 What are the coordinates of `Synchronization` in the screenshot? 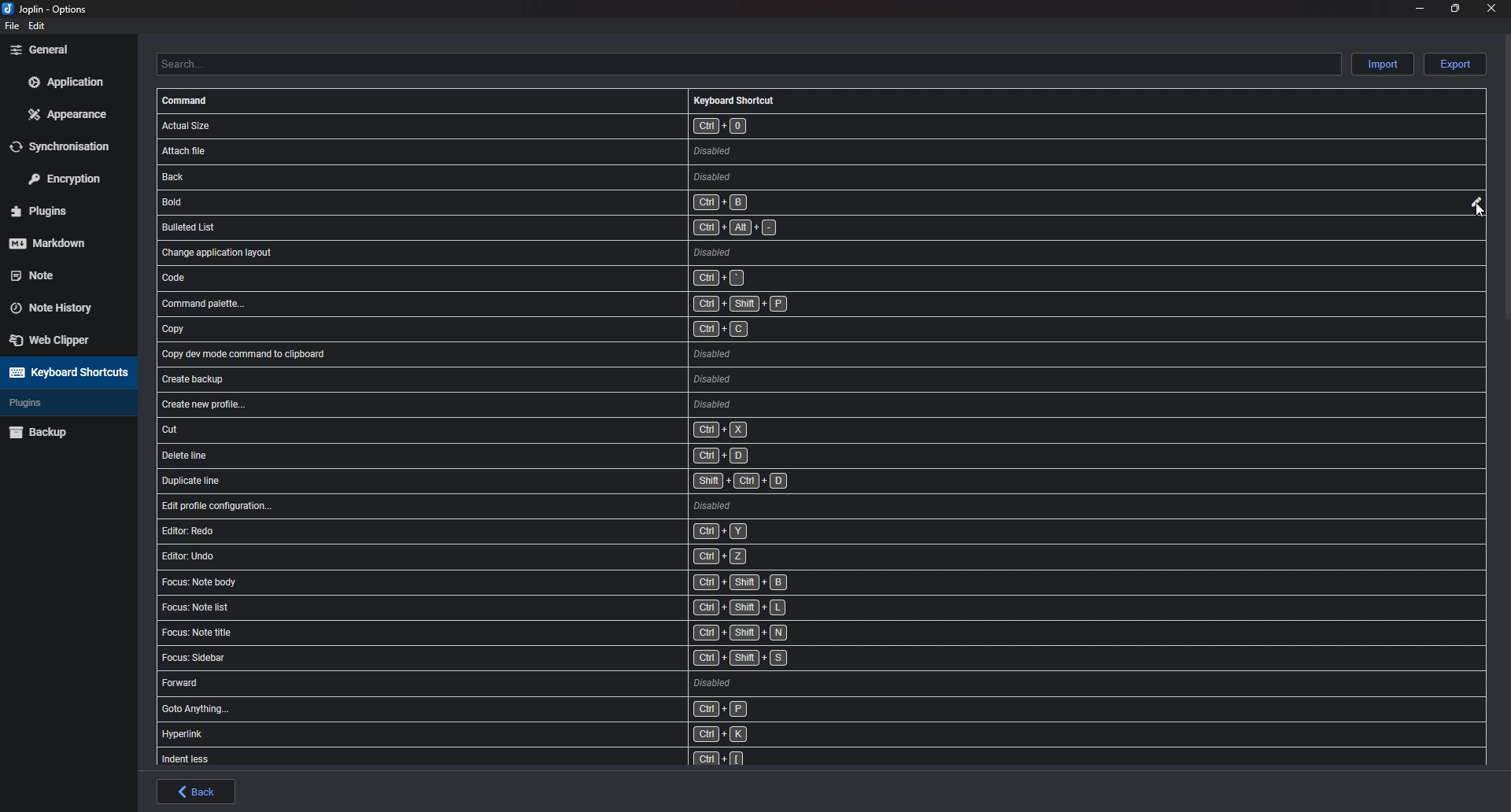 It's located at (70, 146).